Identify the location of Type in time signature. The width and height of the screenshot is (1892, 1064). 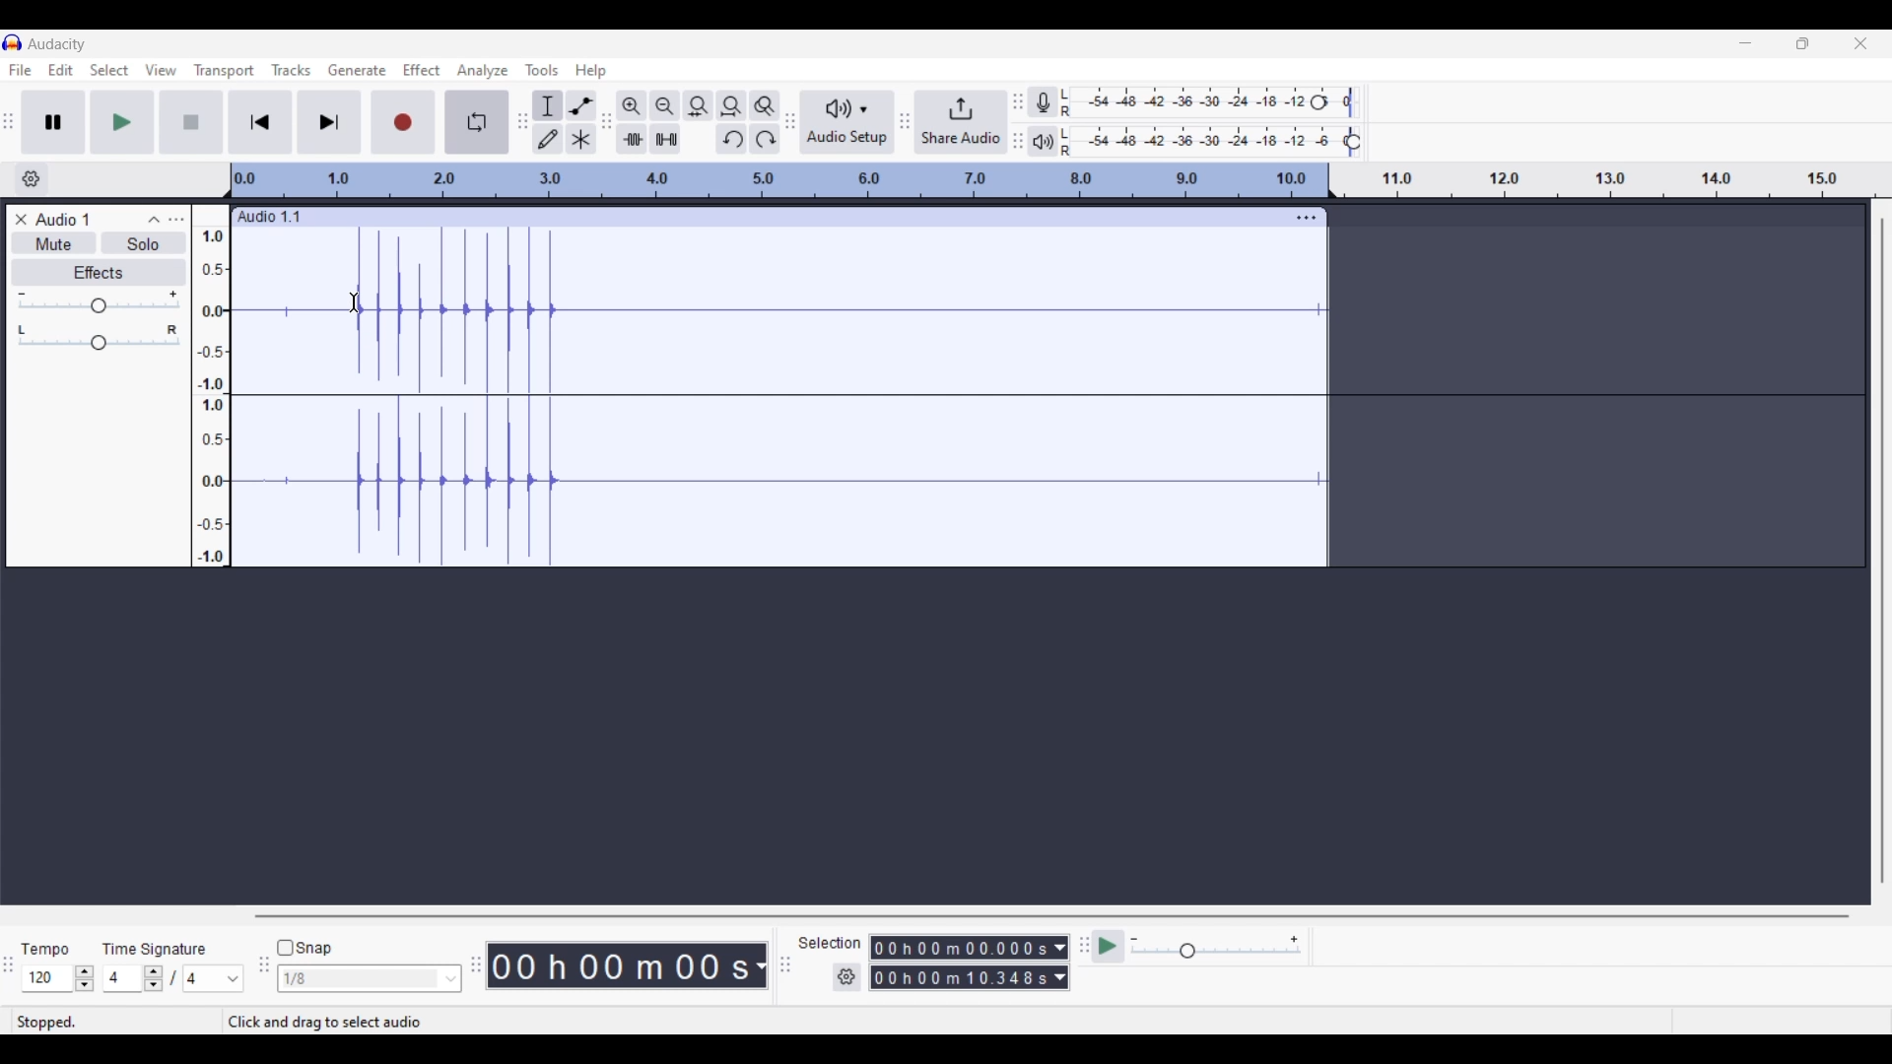
(122, 978).